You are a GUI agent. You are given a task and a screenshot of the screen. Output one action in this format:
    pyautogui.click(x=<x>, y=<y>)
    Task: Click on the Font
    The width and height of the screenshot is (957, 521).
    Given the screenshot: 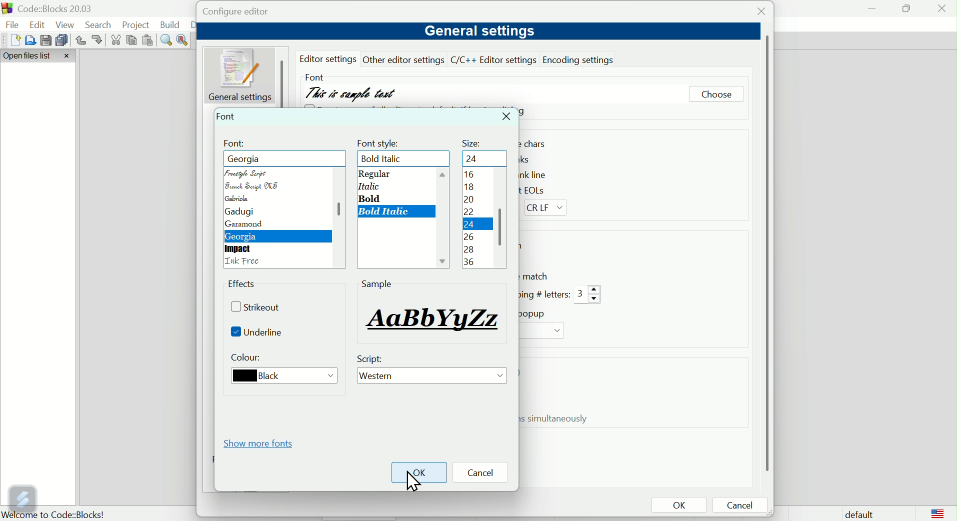 What is the action you would take?
    pyautogui.click(x=227, y=115)
    